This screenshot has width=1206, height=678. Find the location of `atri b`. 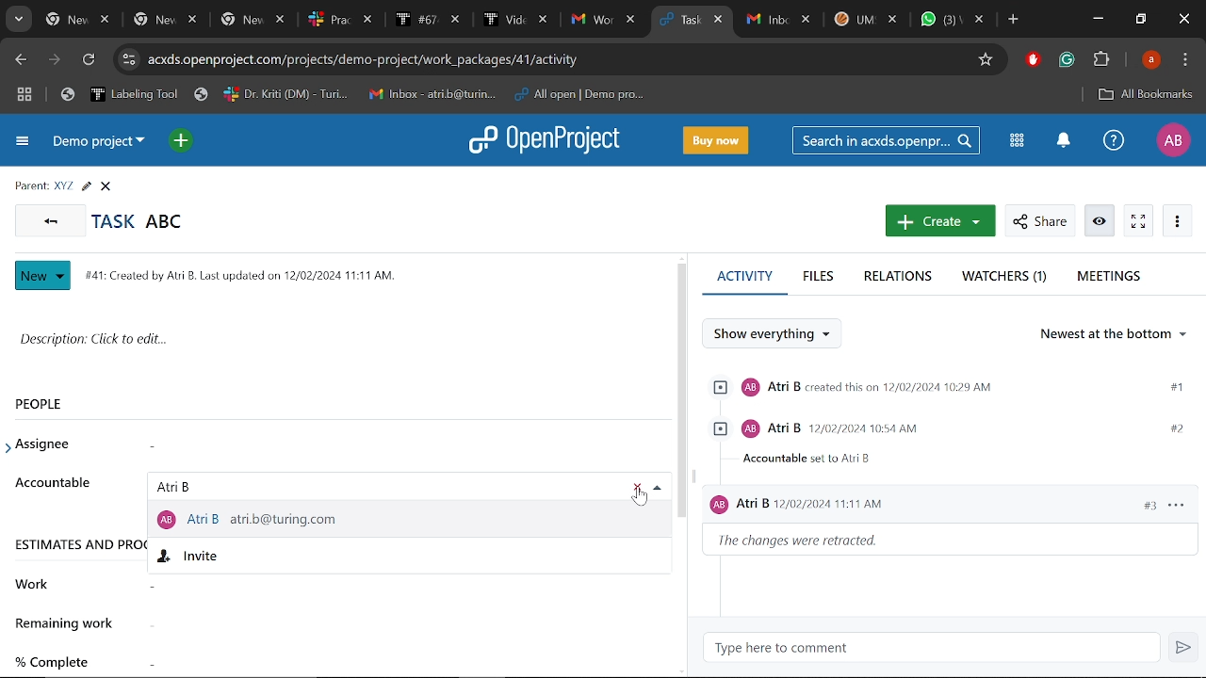

atri b is located at coordinates (183, 487).